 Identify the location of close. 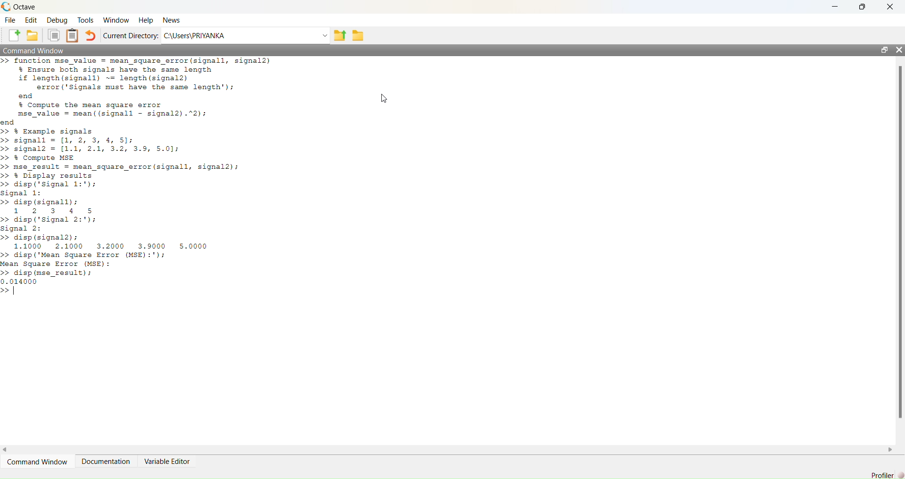
(898, 50).